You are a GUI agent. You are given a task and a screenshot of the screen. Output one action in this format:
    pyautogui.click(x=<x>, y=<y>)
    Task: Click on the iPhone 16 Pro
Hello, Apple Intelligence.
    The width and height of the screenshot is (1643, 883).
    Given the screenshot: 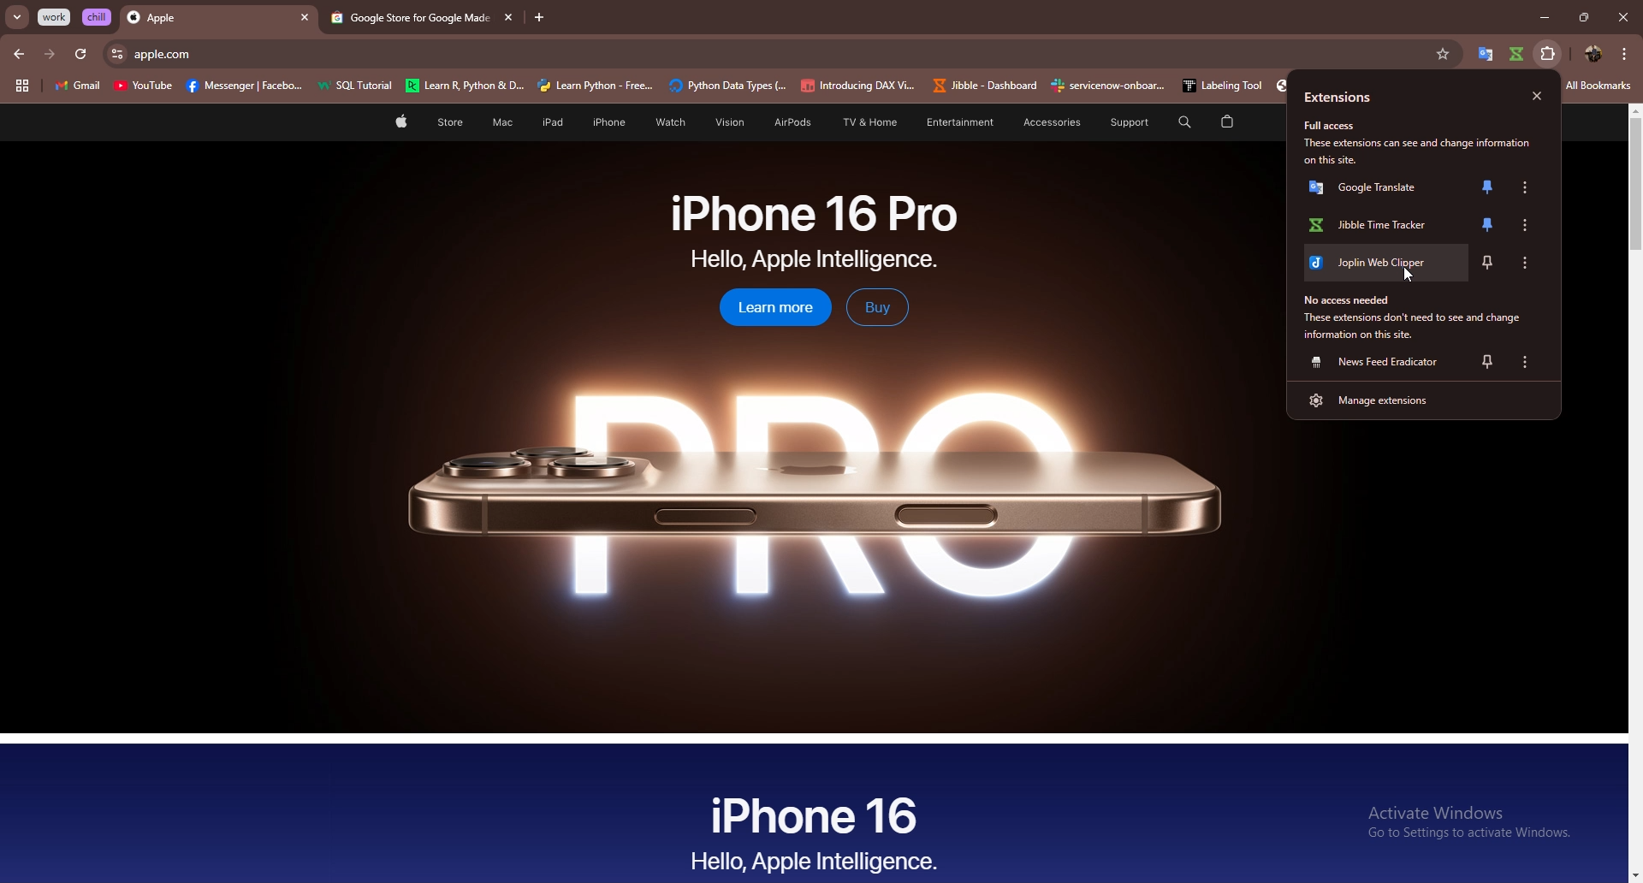 What is the action you would take?
    pyautogui.click(x=815, y=232)
    